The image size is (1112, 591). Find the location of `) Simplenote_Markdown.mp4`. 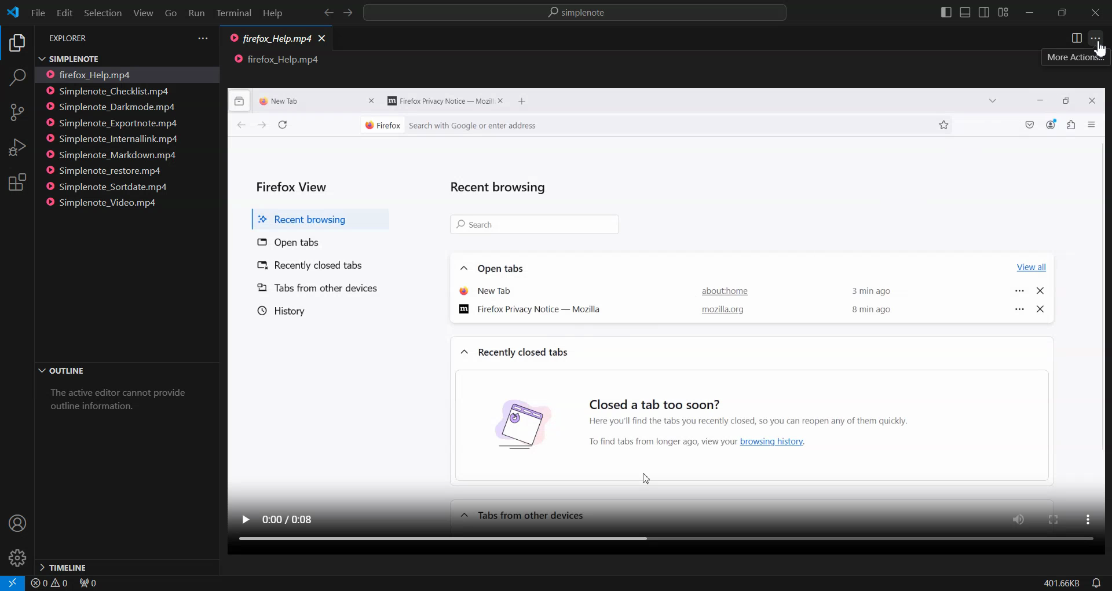

) Simplenote_Markdown.mp4 is located at coordinates (111, 155).